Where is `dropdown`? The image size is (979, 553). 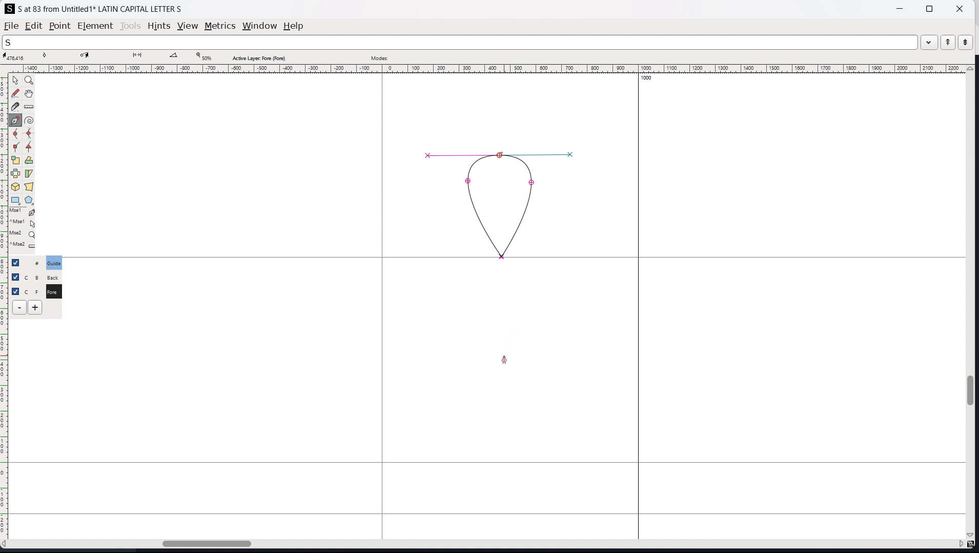 dropdown is located at coordinates (929, 42).